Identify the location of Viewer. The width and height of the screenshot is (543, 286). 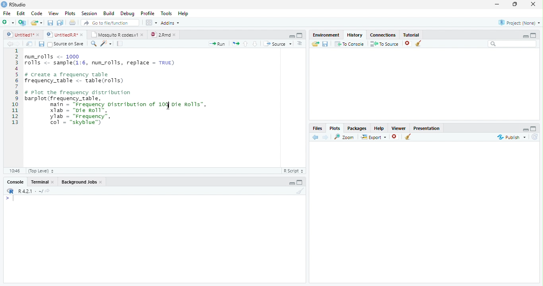
(398, 128).